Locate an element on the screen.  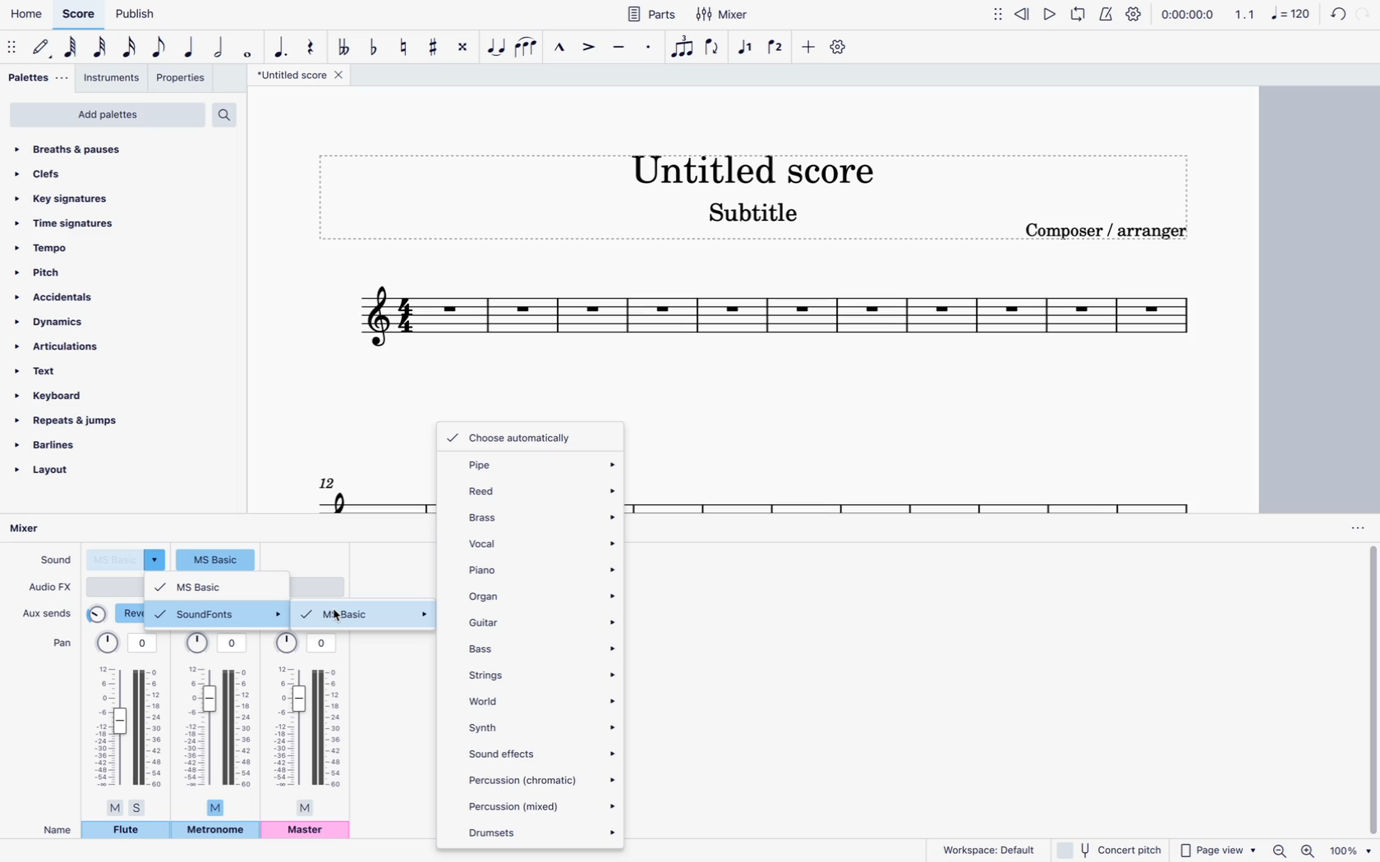
guitar is located at coordinates (541, 622).